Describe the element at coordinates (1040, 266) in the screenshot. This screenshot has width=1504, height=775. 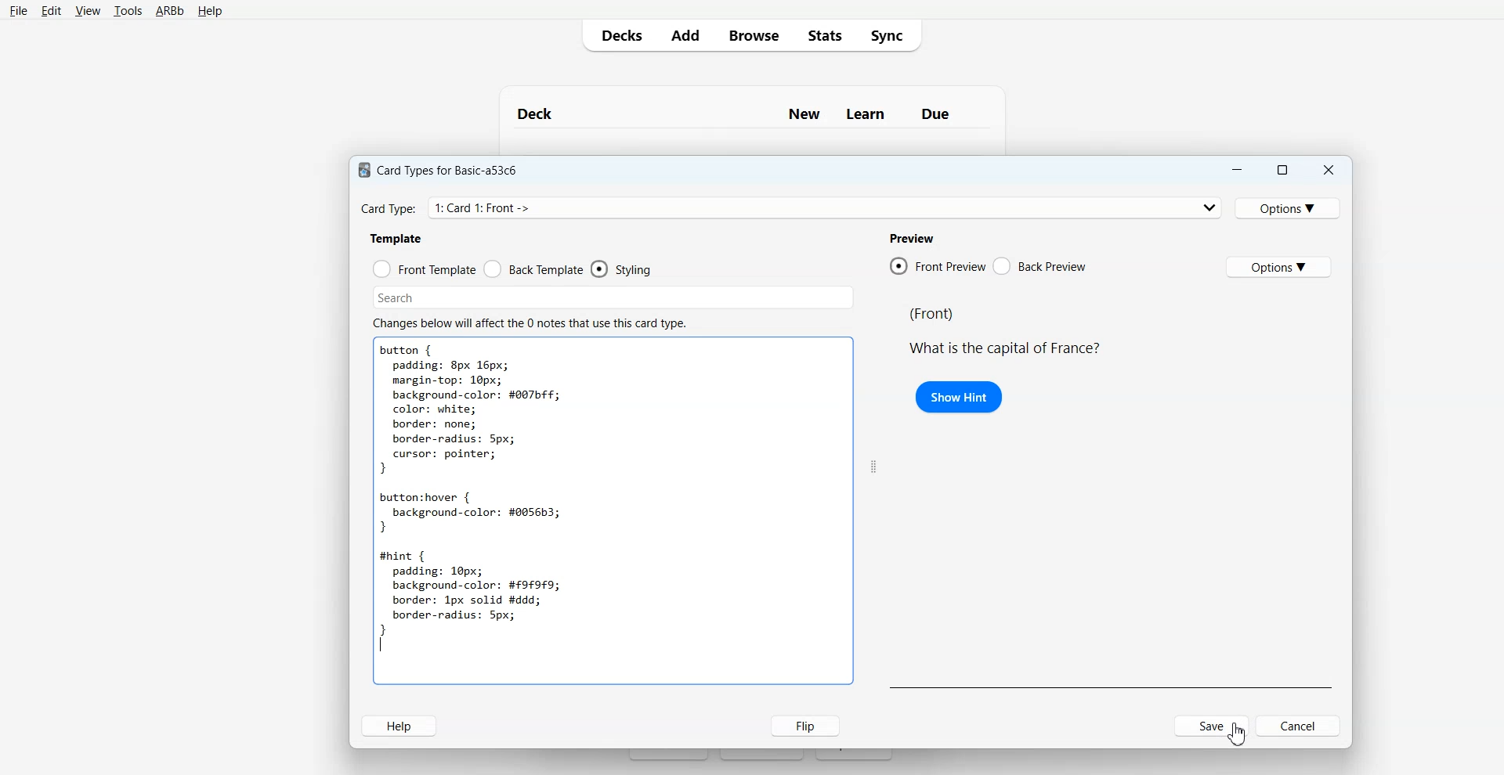
I see `Back Preview` at that location.